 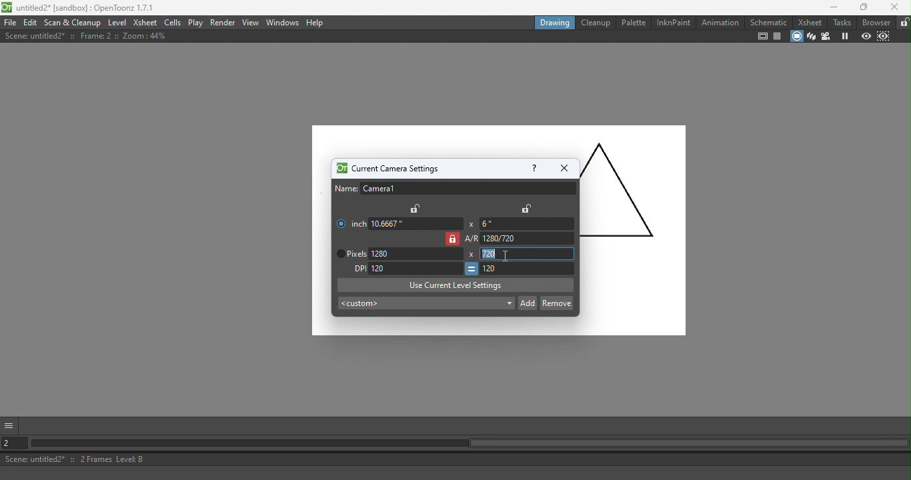 I want to click on Preview, so click(x=865, y=36).